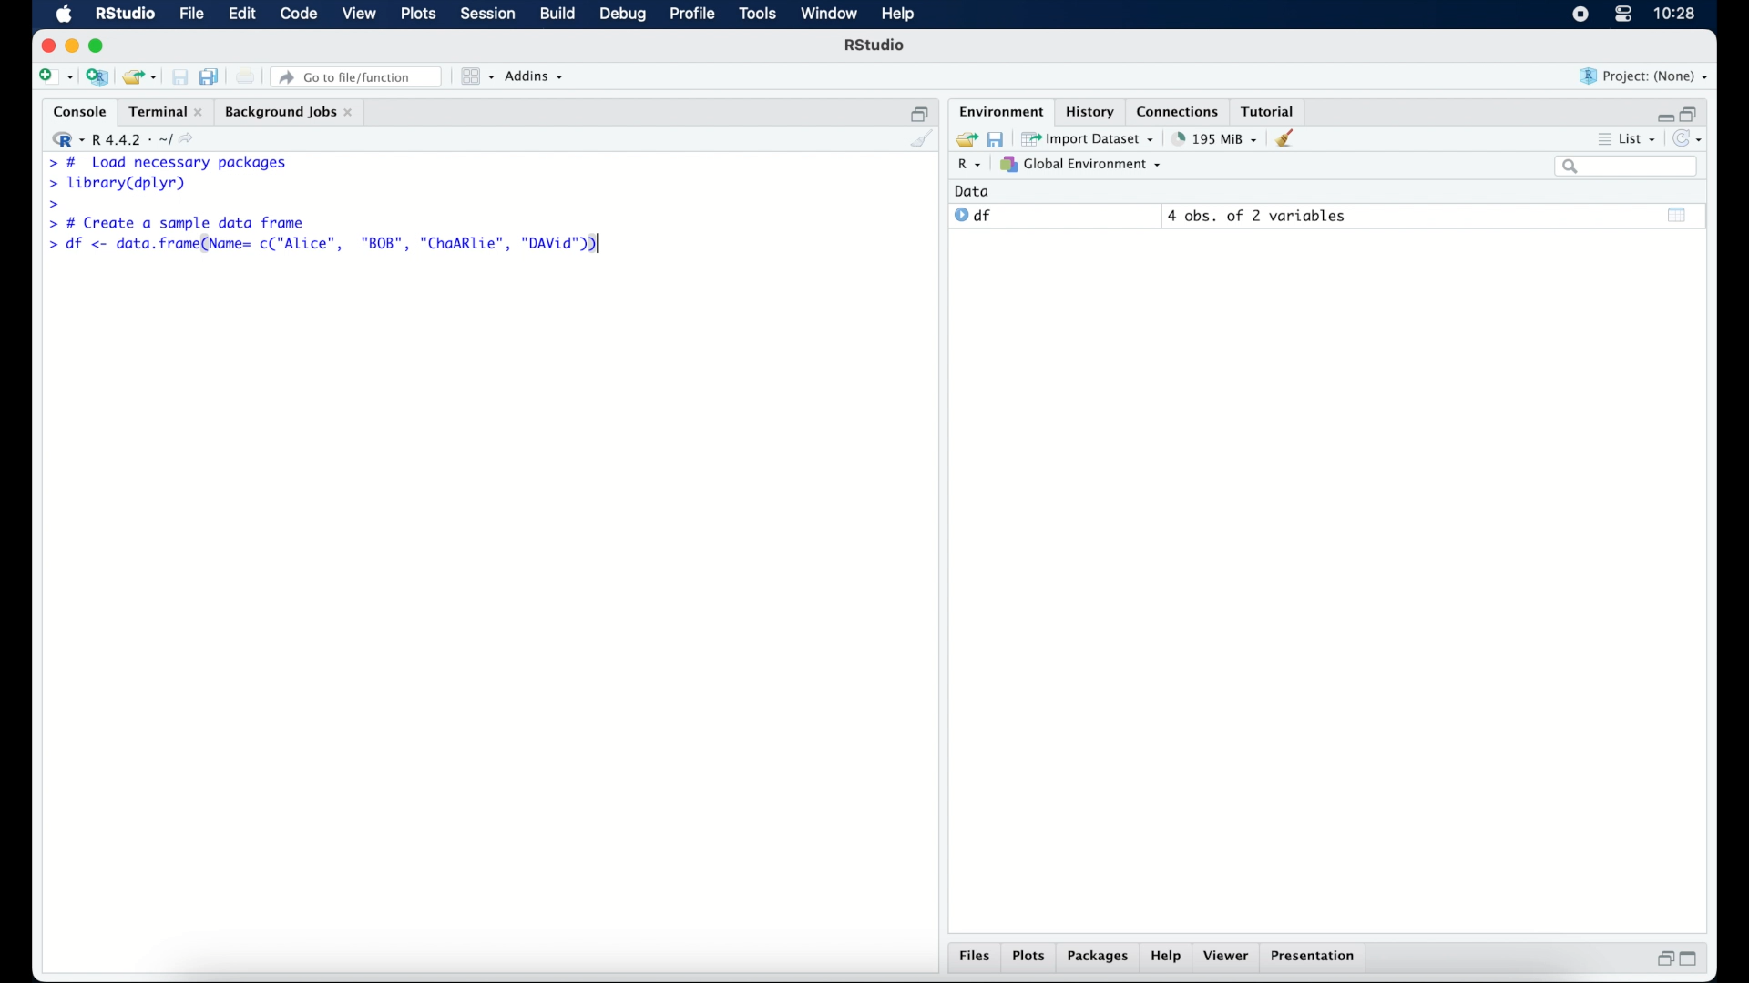  I want to click on help, so click(1166, 958).